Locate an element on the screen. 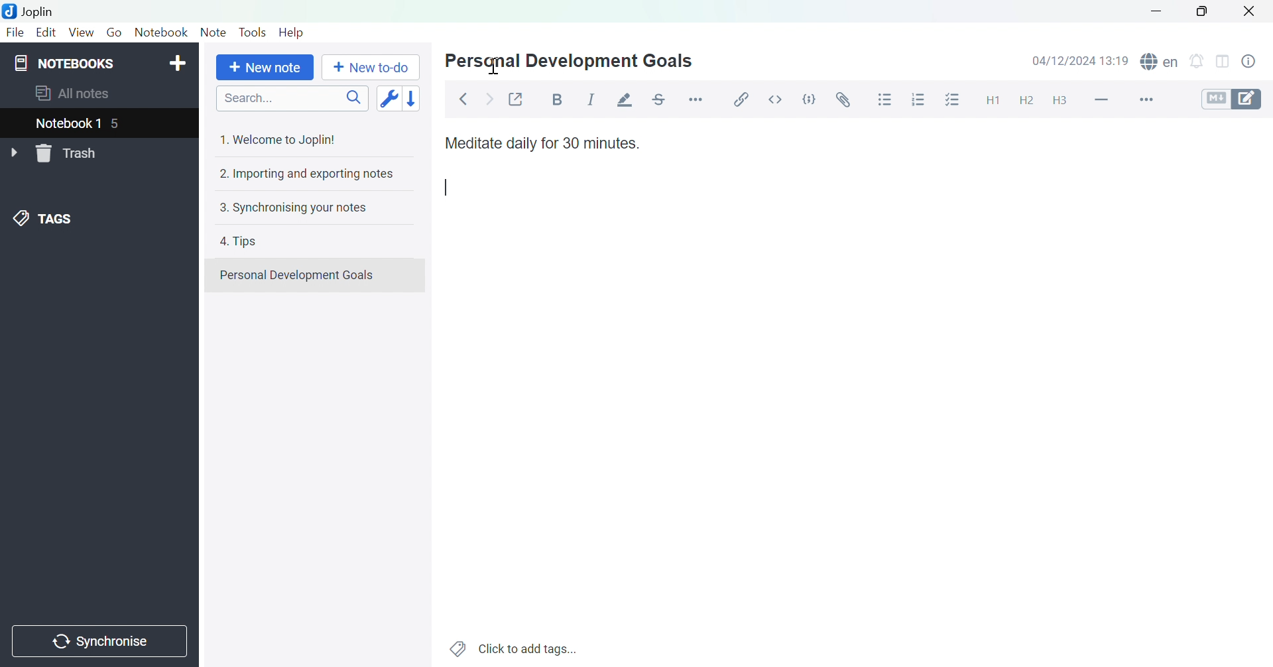 This screenshot has height=667, width=1273. Toggle editor layout is located at coordinates (1223, 64).